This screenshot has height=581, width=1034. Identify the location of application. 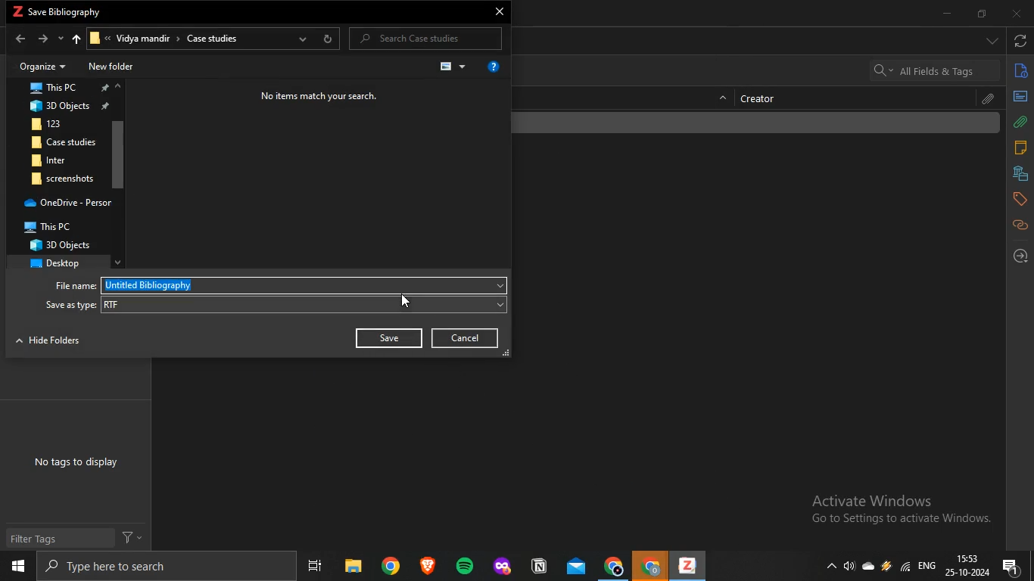
(541, 567).